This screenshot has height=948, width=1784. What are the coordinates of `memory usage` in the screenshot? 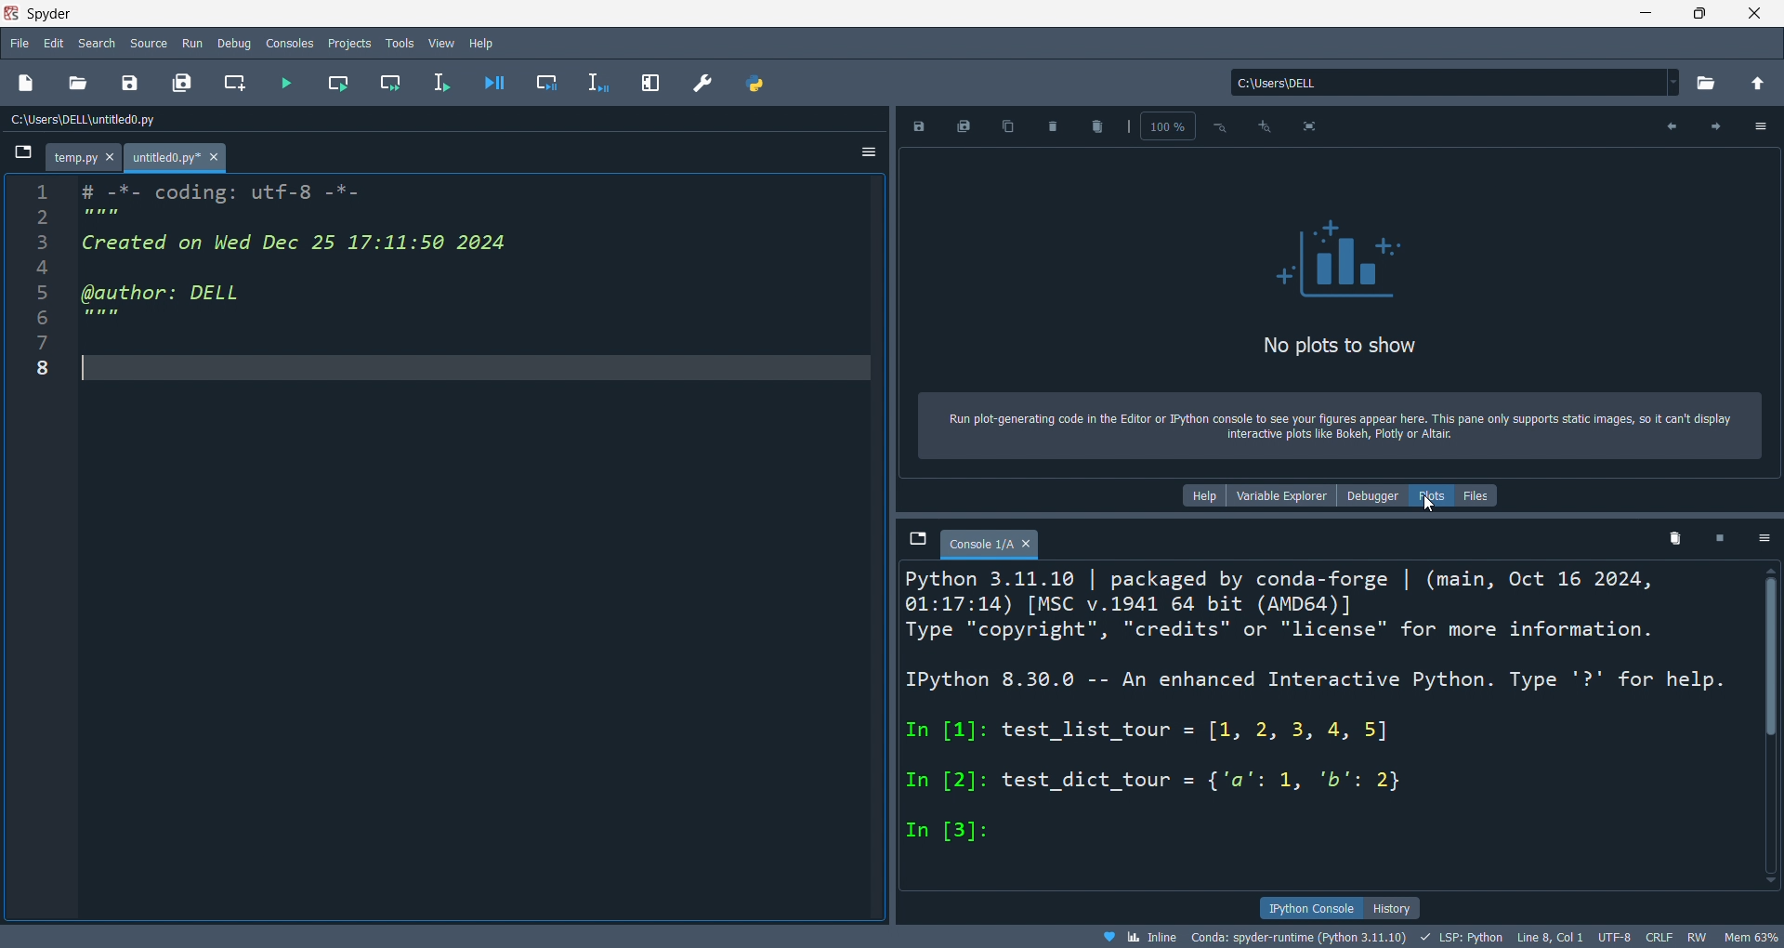 It's located at (1750, 937).